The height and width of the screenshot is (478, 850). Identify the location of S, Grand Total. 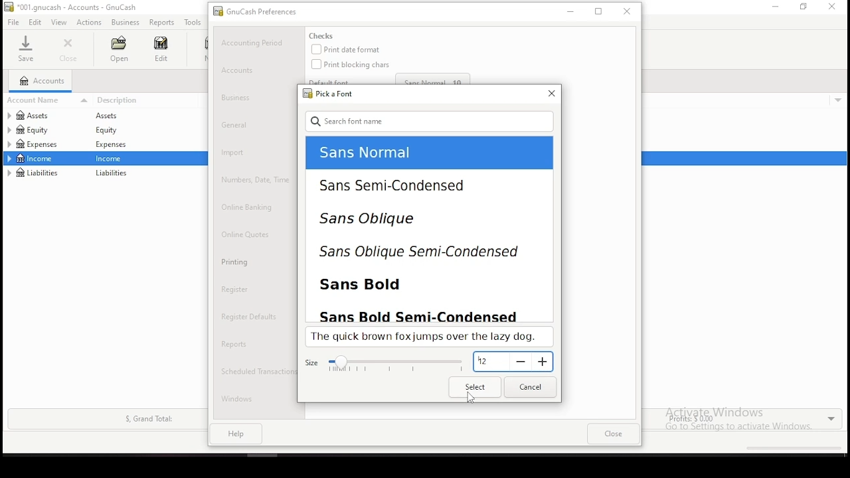
(147, 419).